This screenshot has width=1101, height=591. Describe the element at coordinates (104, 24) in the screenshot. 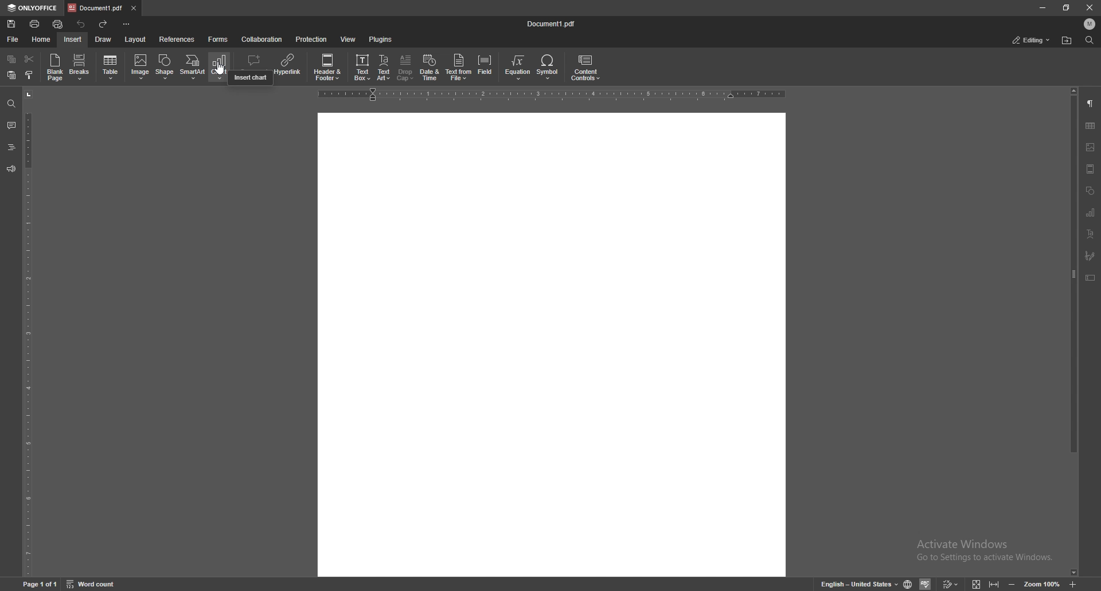

I see `redo` at that location.